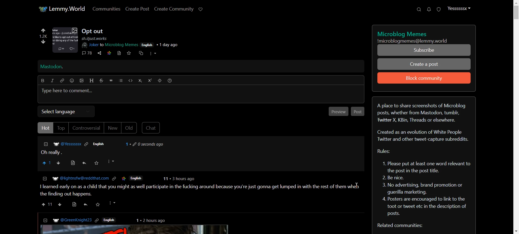 The image size is (519, 234). I want to click on more, so click(113, 203).